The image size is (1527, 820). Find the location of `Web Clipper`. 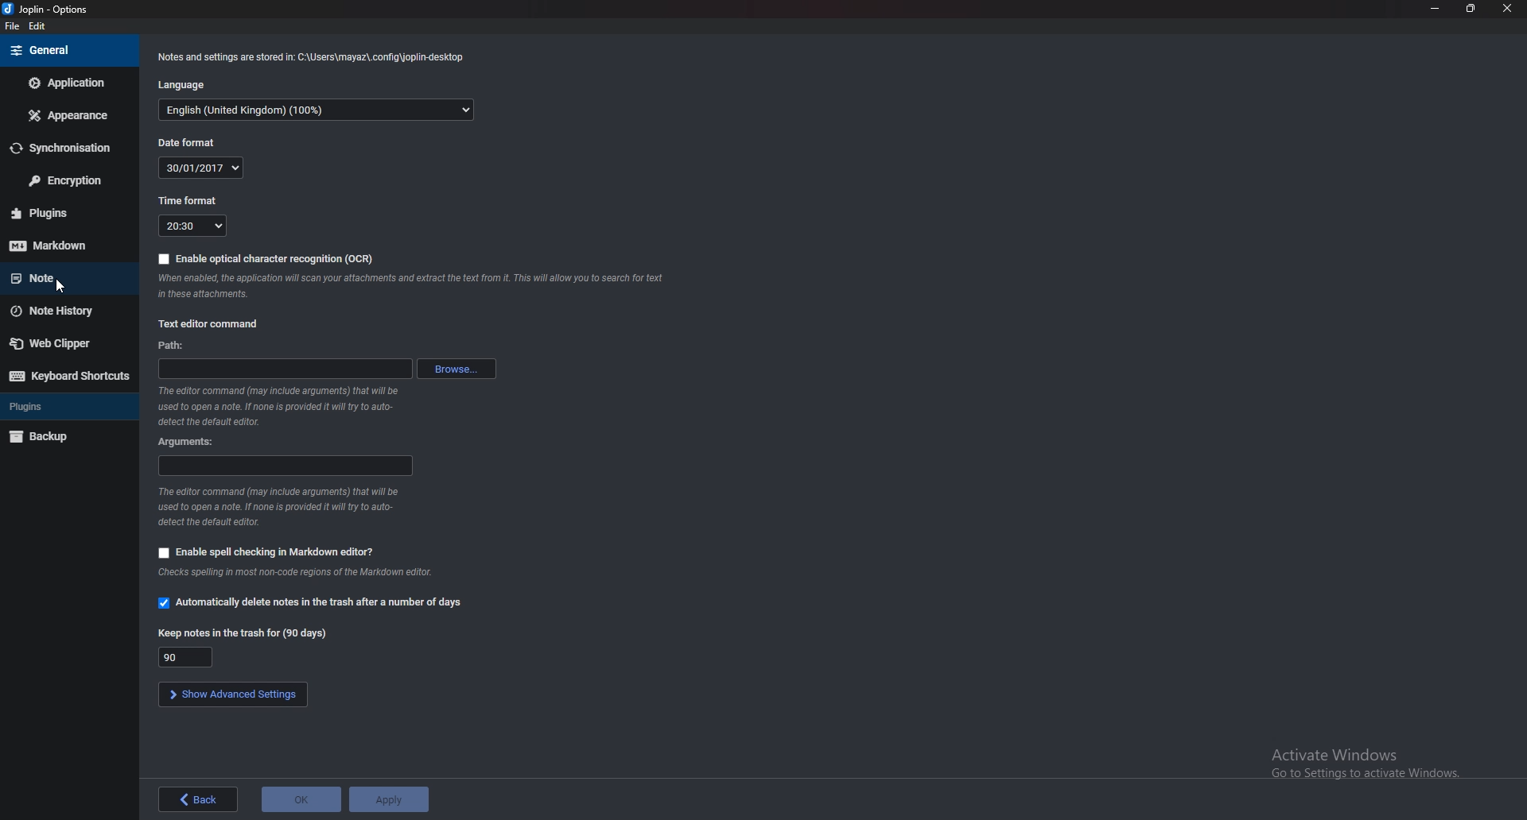

Web Clipper is located at coordinates (64, 345).